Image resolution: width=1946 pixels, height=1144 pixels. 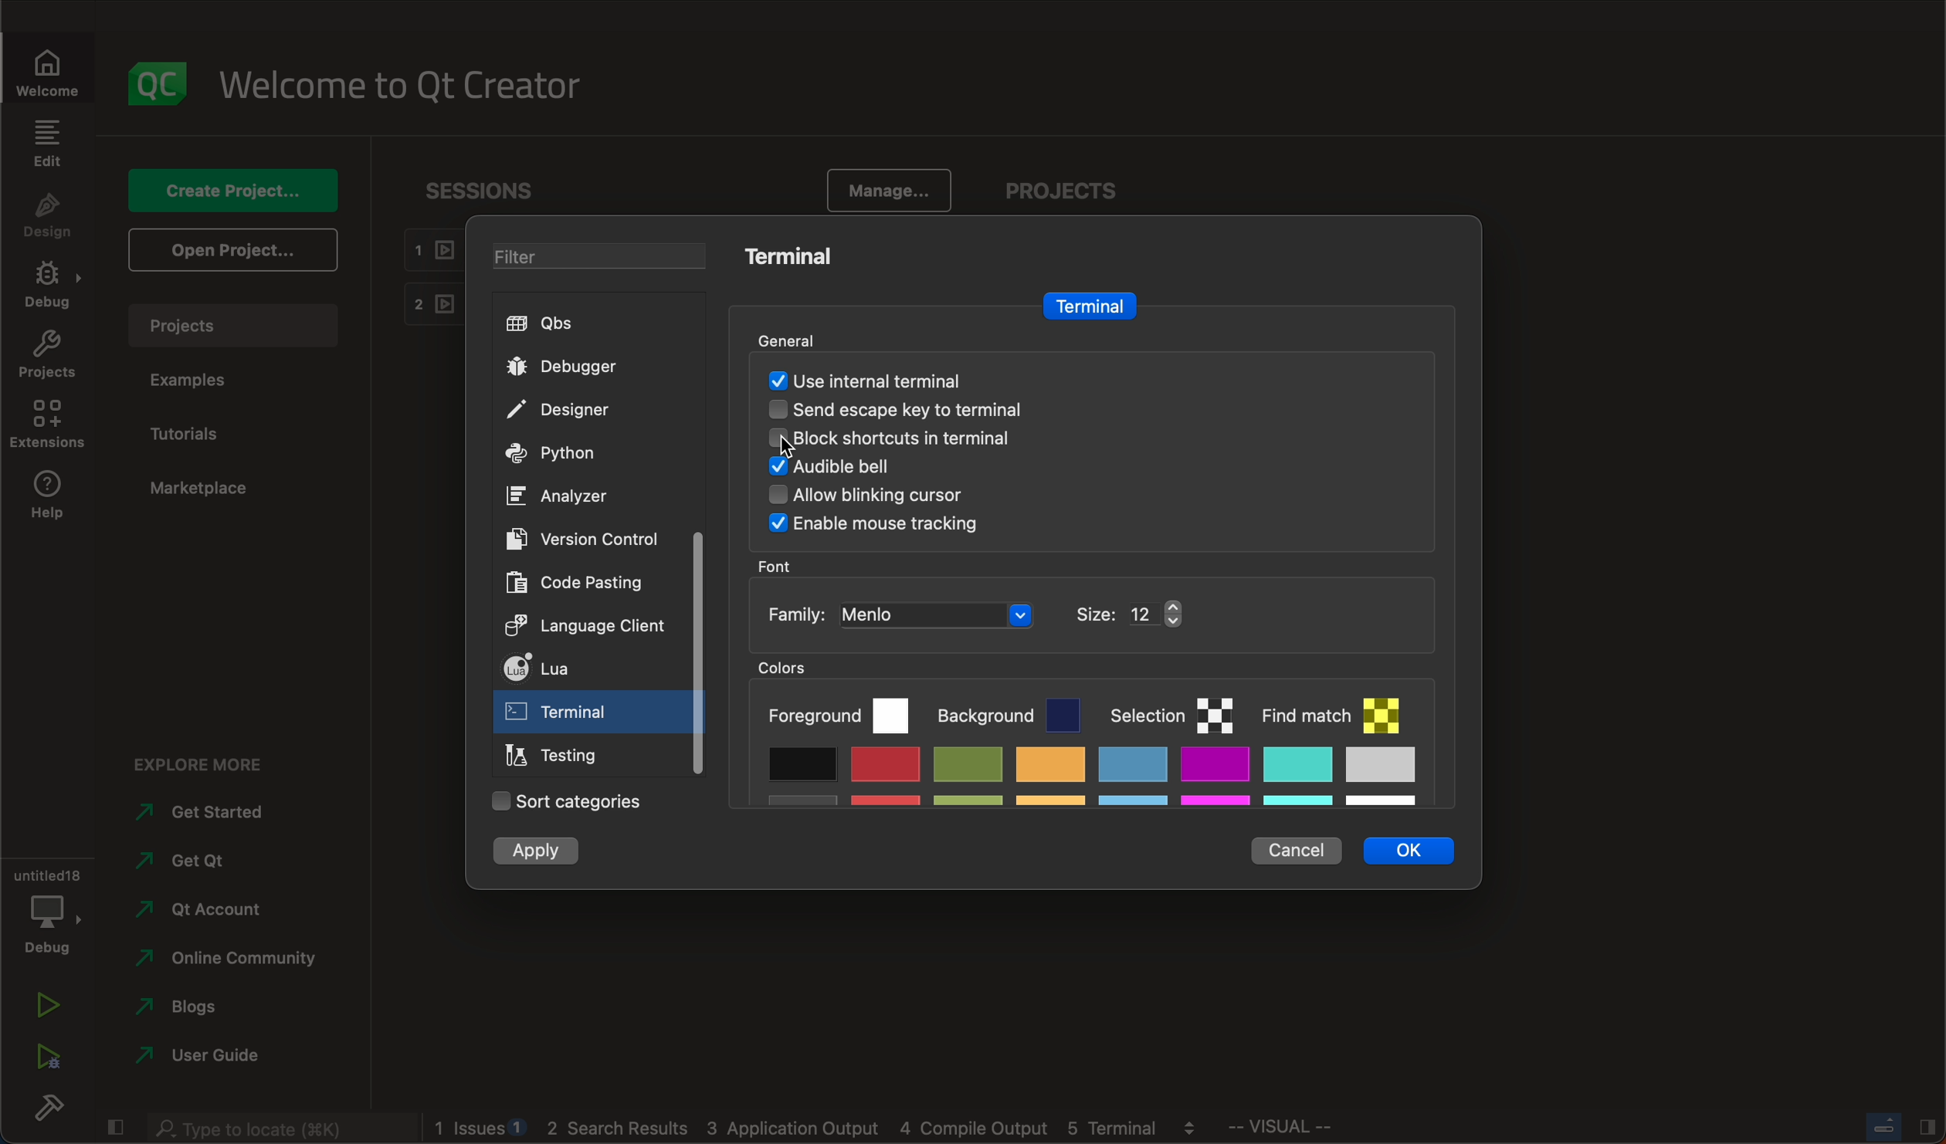 What do you see at coordinates (204, 381) in the screenshot?
I see `examples` at bounding box center [204, 381].